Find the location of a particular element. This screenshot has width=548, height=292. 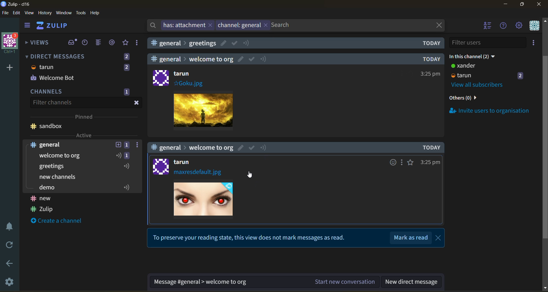

inbox is located at coordinates (72, 42).